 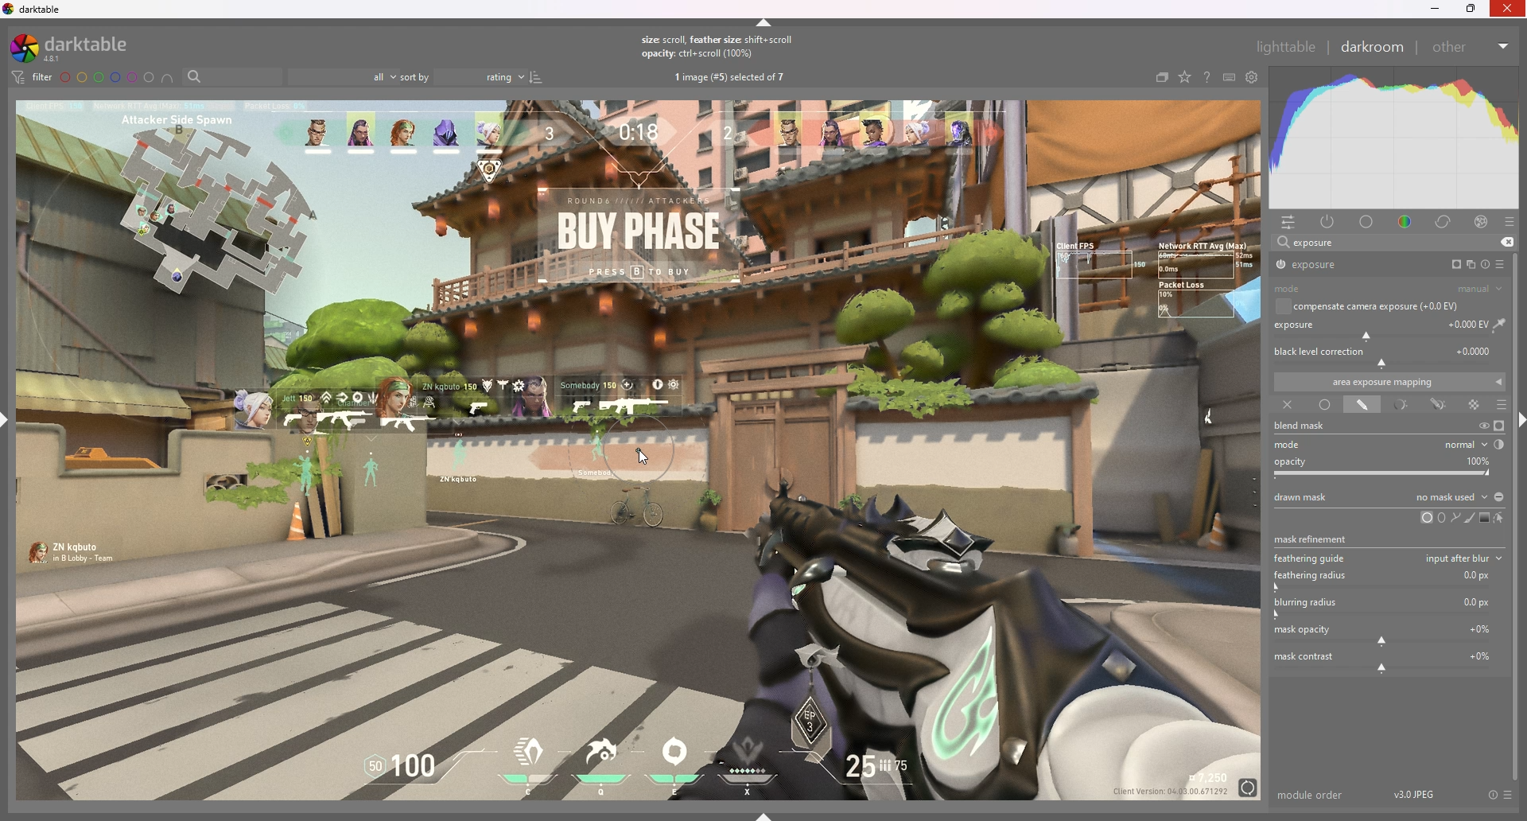 What do you see at coordinates (1466, 518) in the screenshot?
I see `add brush` at bounding box center [1466, 518].